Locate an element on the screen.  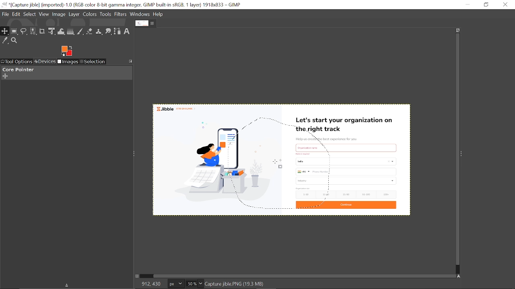
Selected part of the image  is located at coordinates (221, 164).